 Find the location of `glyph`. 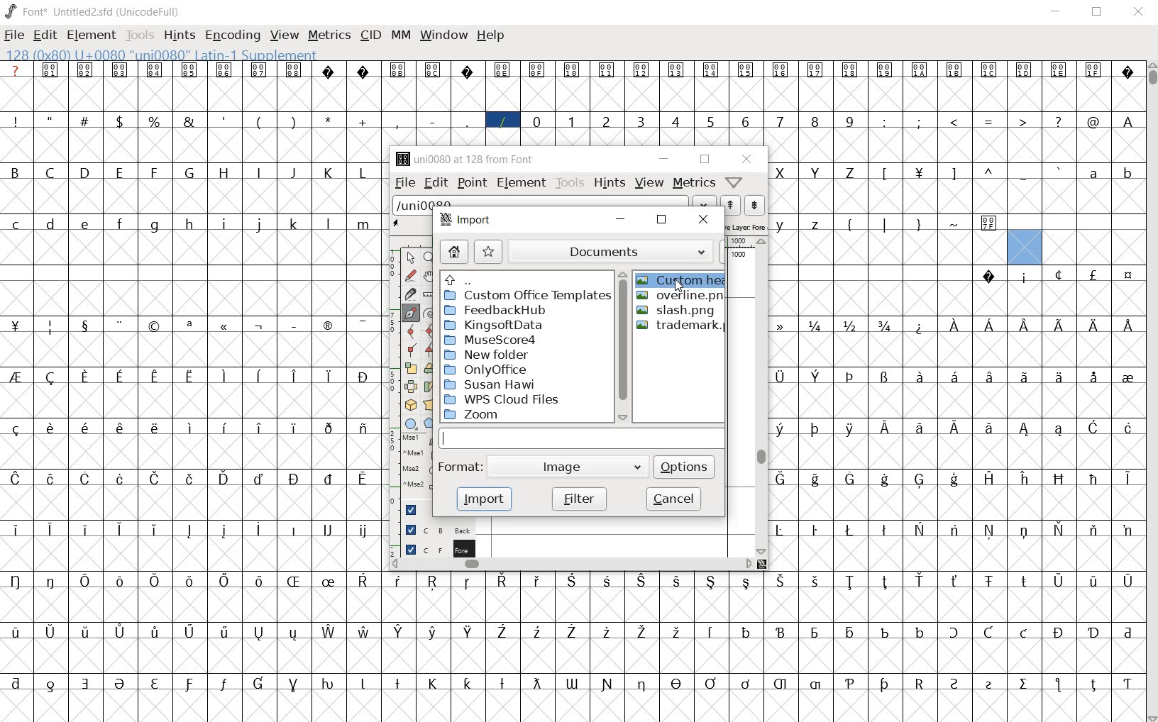

glyph is located at coordinates (224, 531).